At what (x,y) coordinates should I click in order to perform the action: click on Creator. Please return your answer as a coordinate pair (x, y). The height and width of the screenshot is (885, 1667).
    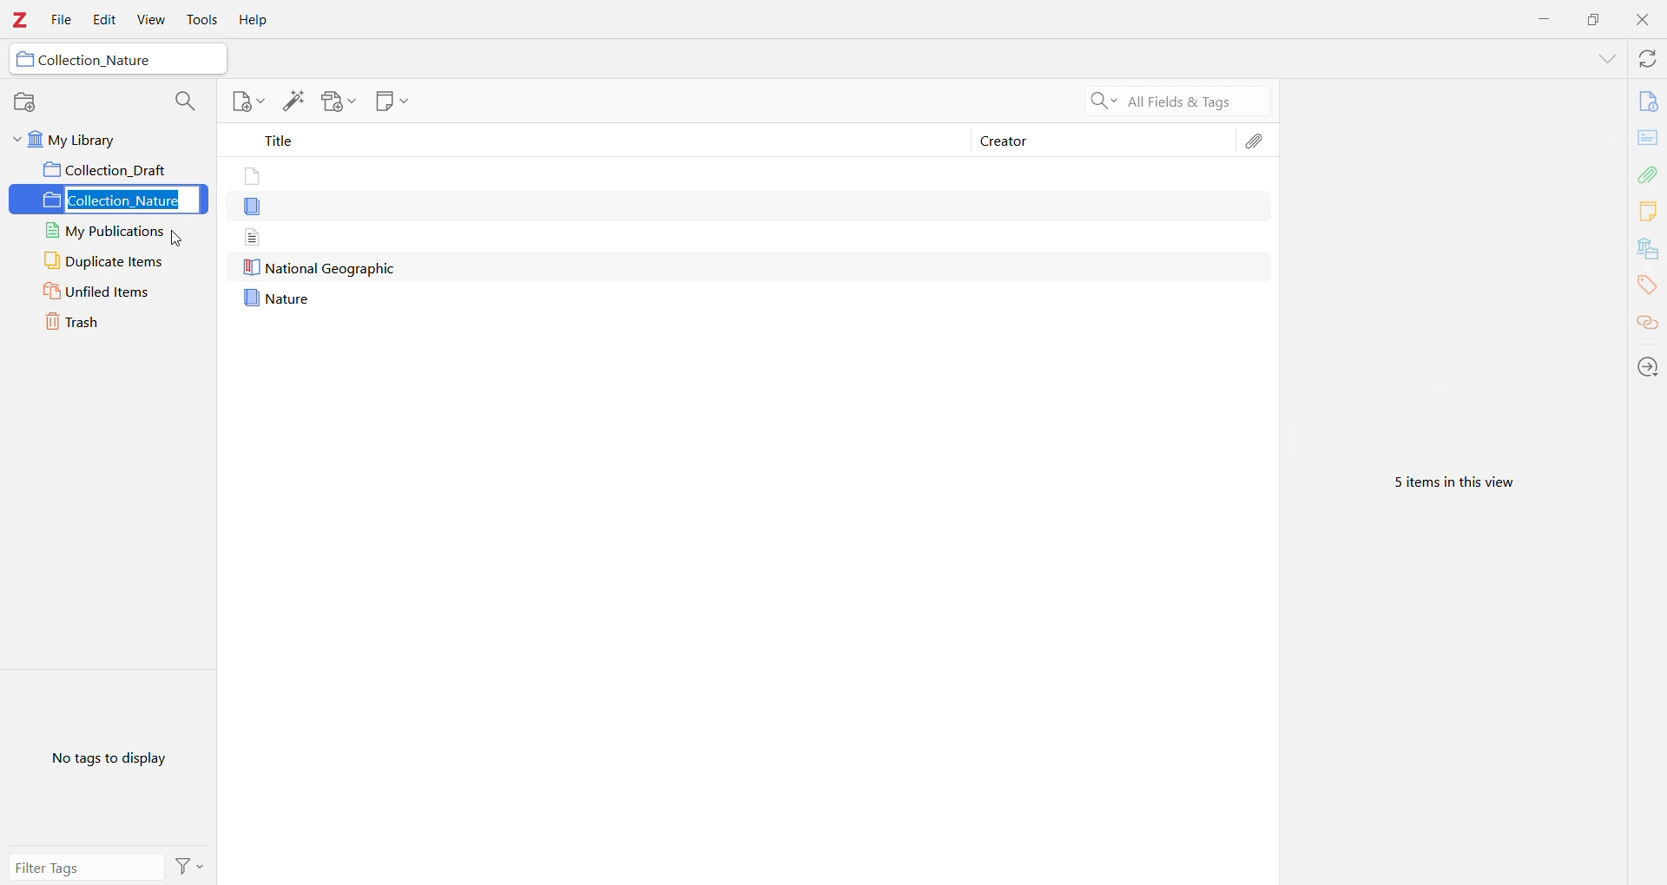
    Looking at the image, I should click on (1104, 141).